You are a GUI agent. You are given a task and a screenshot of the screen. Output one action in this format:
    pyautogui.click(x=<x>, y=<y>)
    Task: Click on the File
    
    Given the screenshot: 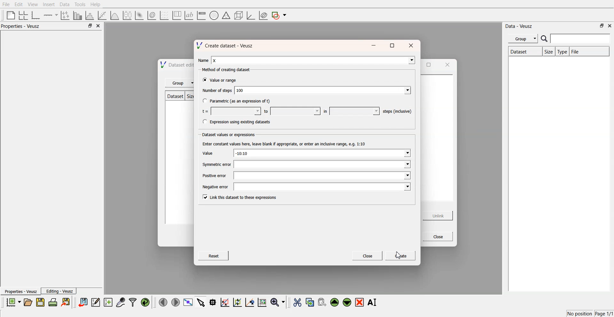 What is the action you would take?
    pyautogui.click(x=6, y=4)
    